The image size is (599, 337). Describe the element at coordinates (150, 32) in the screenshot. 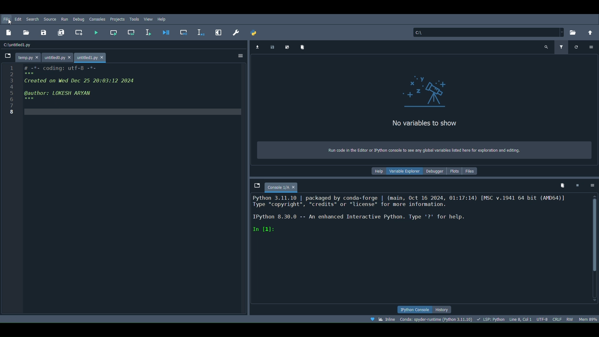

I see `Run selection or current line (F9)` at that location.